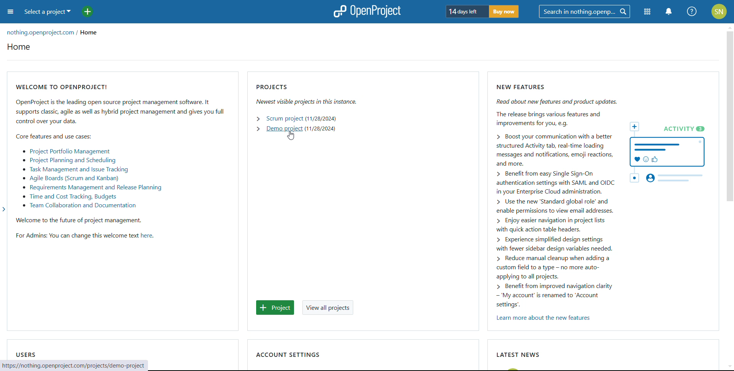  I want to click on account, so click(719, 11).